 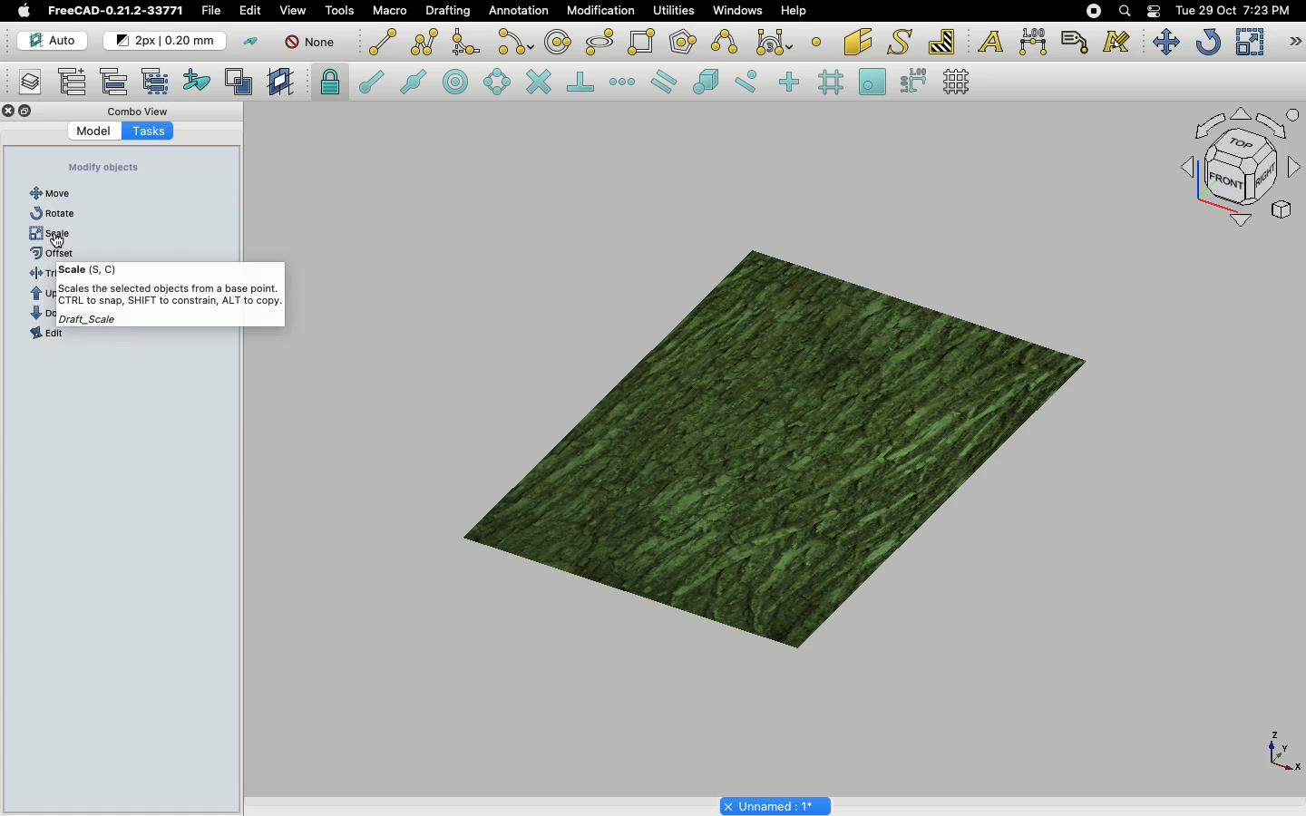 What do you see at coordinates (681, 43) in the screenshot?
I see `Polygon` at bounding box center [681, 43].